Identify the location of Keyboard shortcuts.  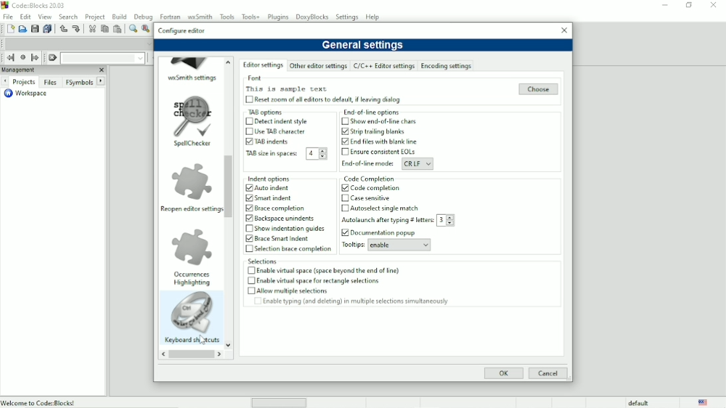
(191, 341).